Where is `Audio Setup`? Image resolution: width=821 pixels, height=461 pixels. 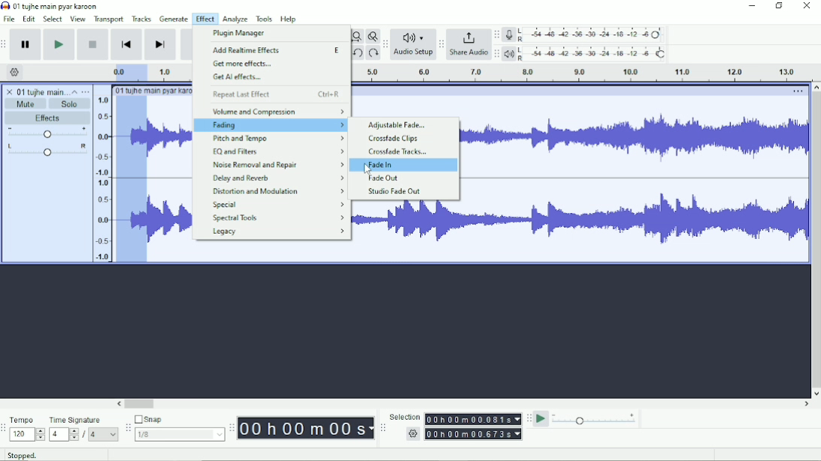 Audio Setup is located at coordinates (414, 54).